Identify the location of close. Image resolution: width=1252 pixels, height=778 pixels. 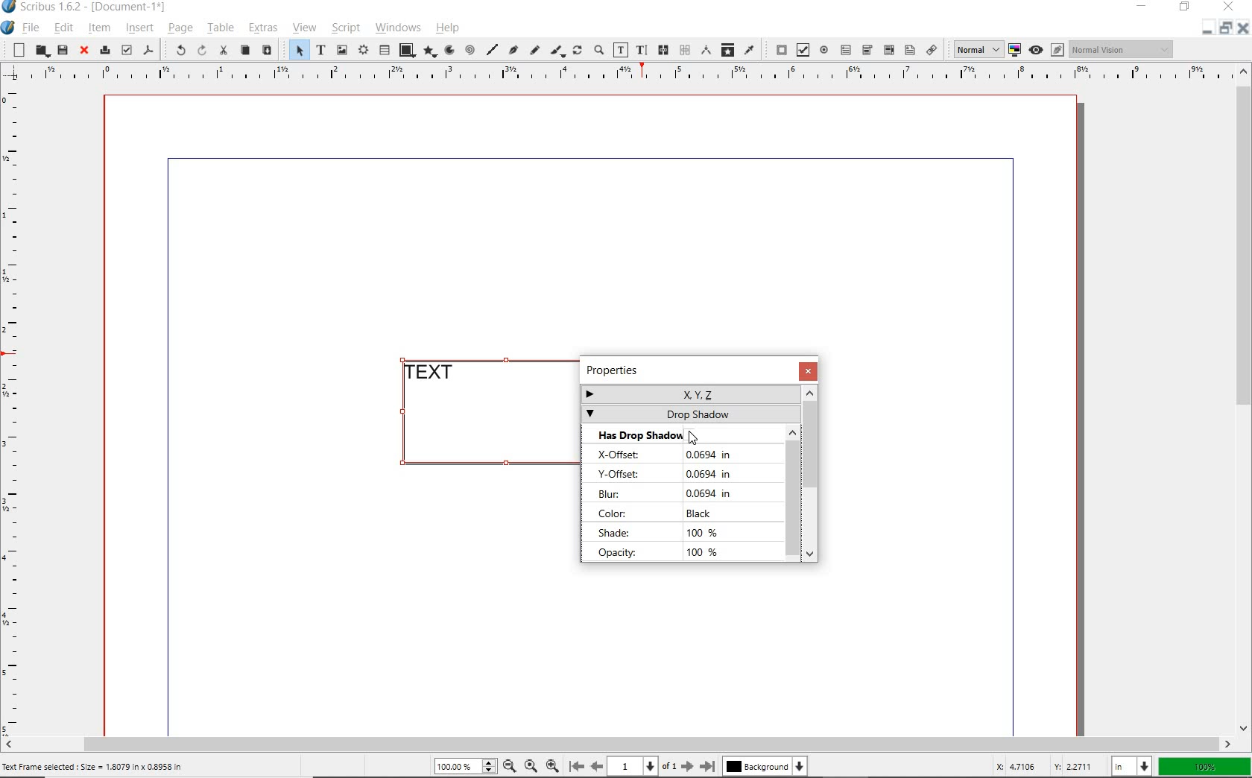
(806, 370).